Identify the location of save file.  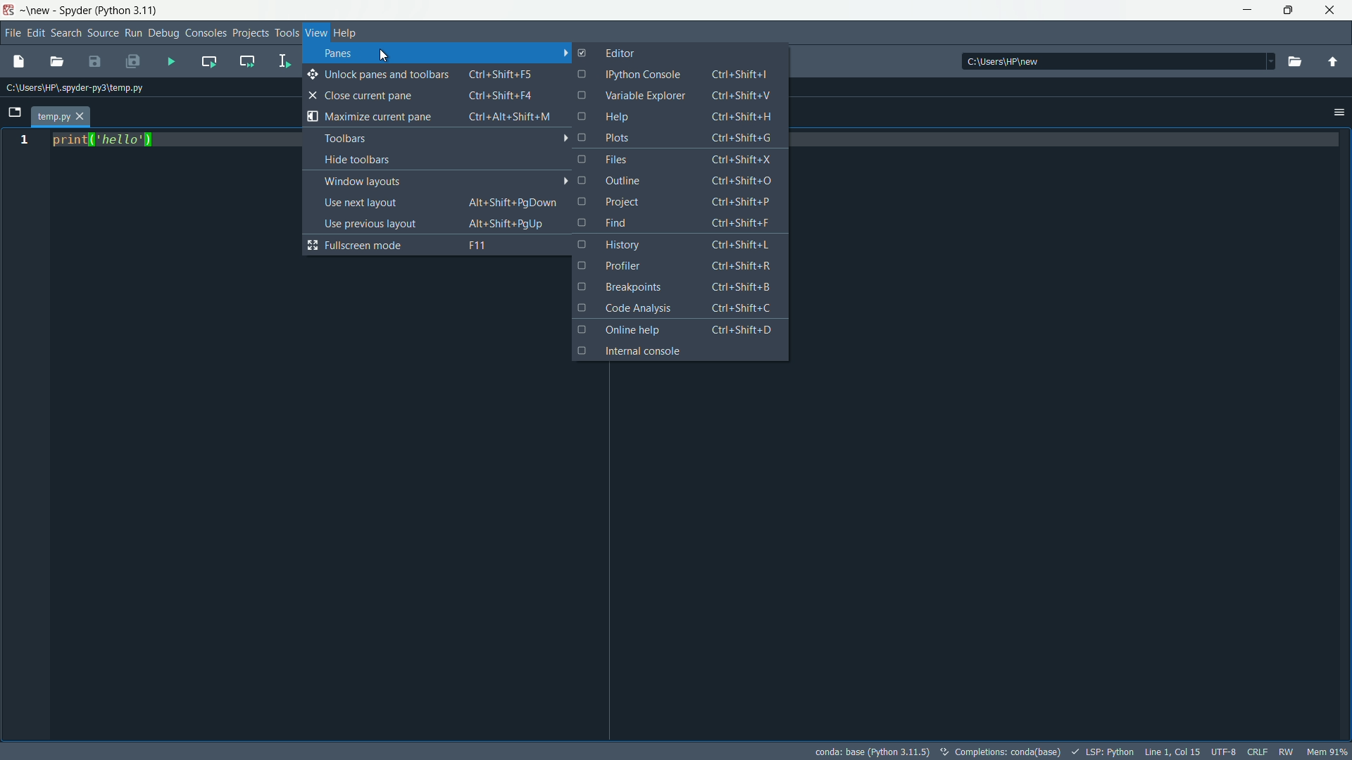
(94, 61).